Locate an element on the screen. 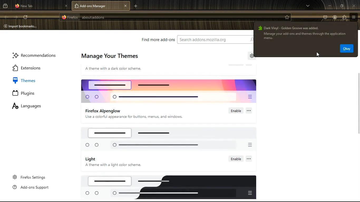  menu is located at coordinates (354, 17).